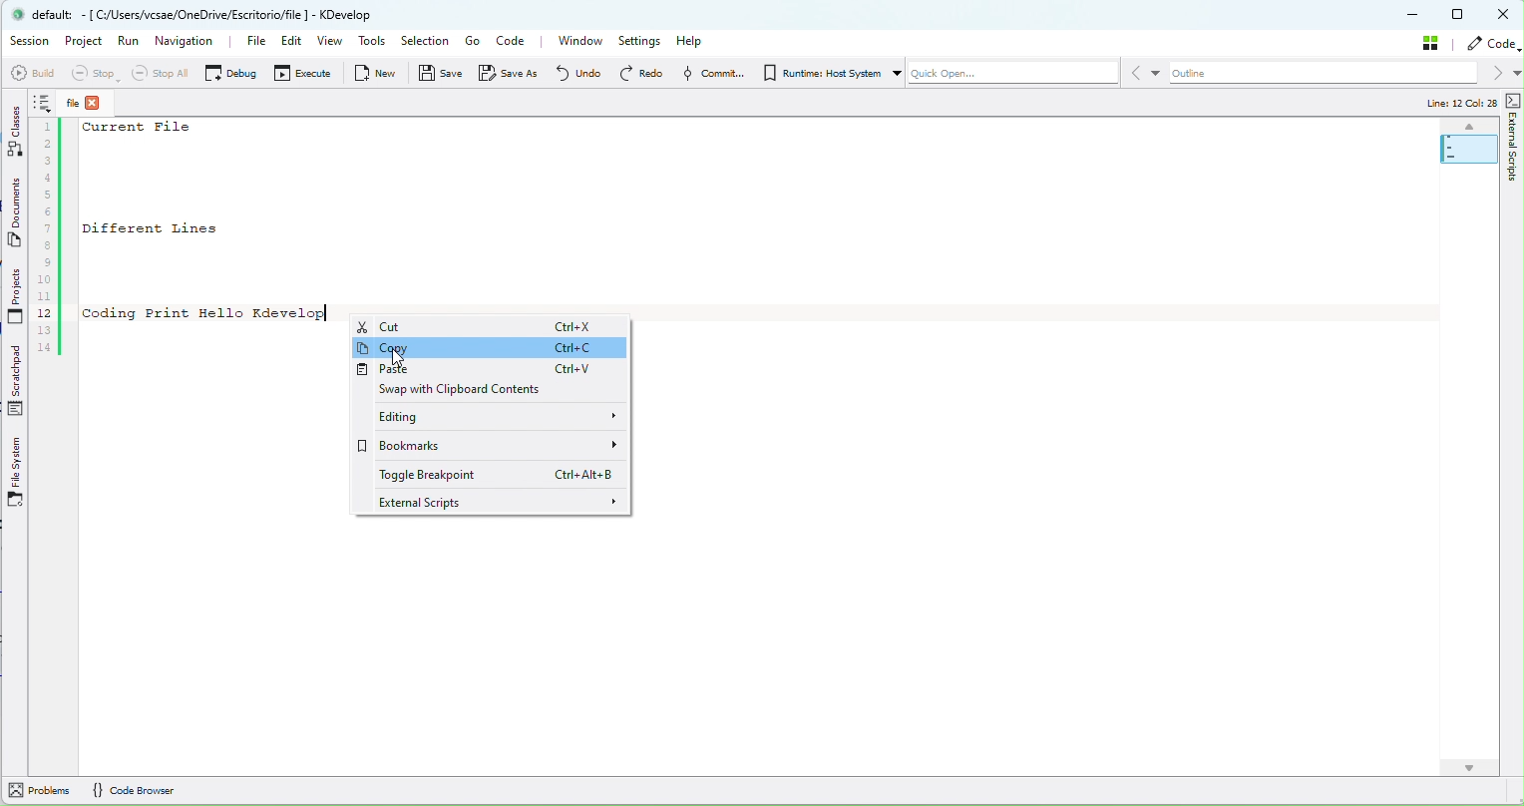 The height and width of the screenshot is (806, 1524). What do you see at coordinates (129, 46) in the screenshot?
I see `Run` at bounding box center [129, 46].